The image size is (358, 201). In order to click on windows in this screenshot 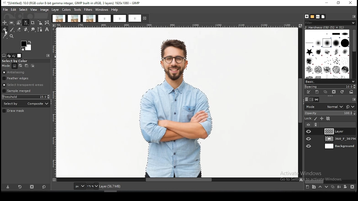, I will do `click(102, 10)`.